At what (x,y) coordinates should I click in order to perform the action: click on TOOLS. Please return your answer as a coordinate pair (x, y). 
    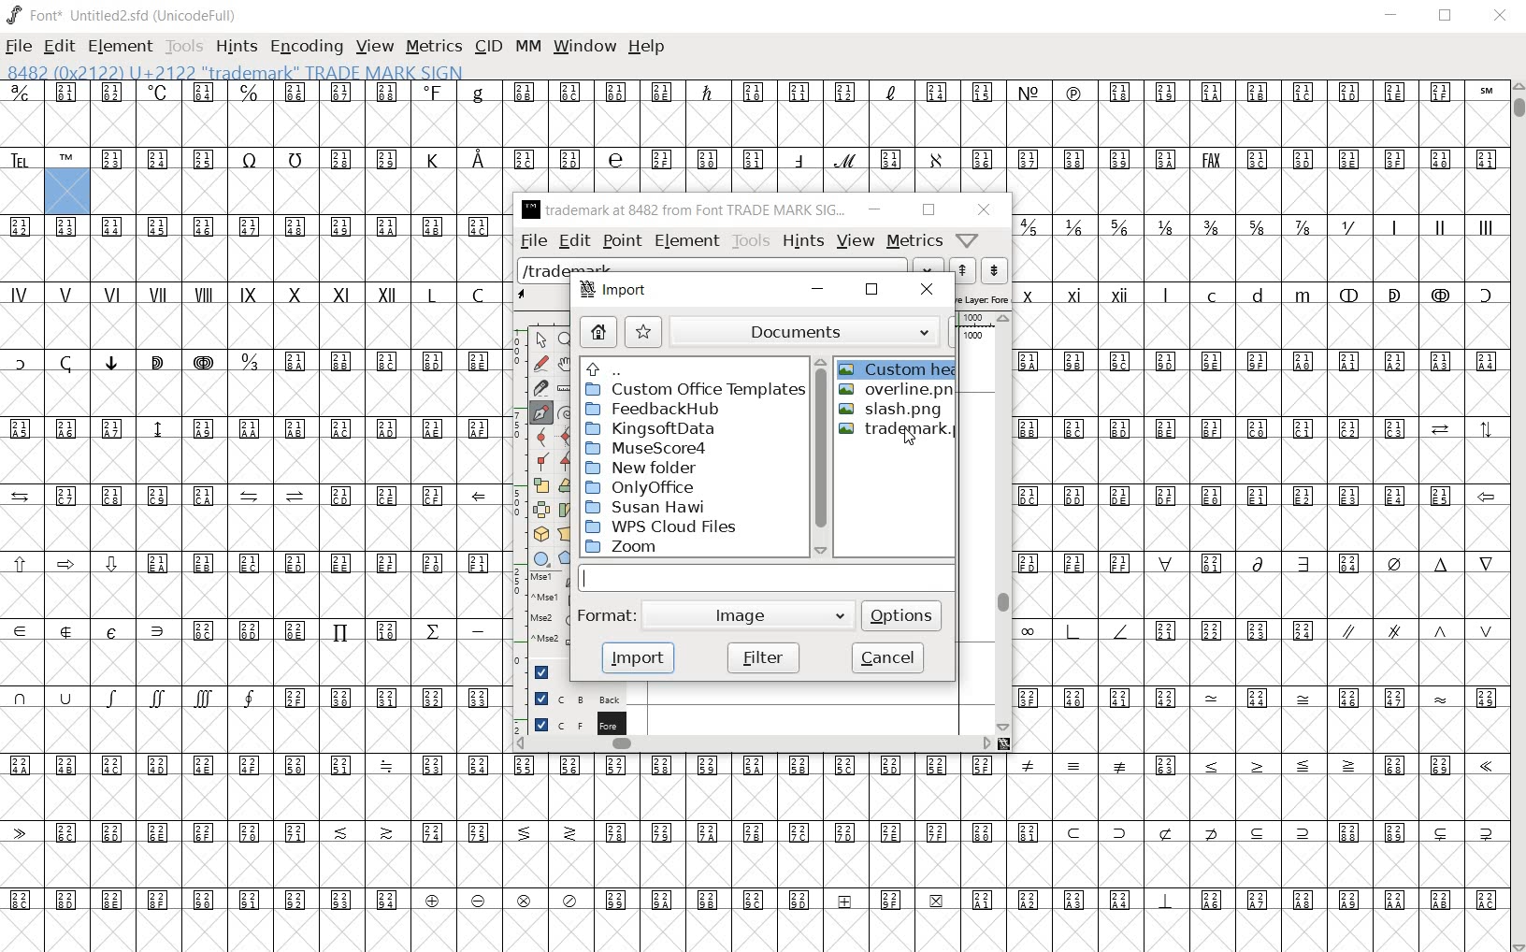
    Looking at the image, I should click on (183, 46).